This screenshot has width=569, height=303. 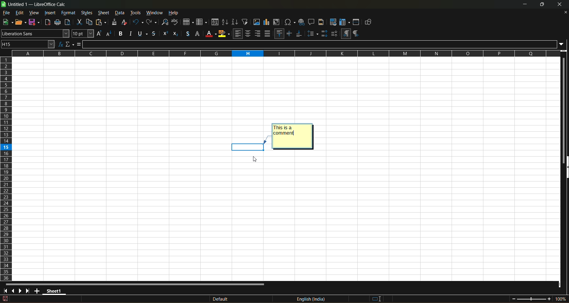 What do you see at coordinates (152, 23) in the screenshot?
I see `redo` at bounding box center [152, 23].